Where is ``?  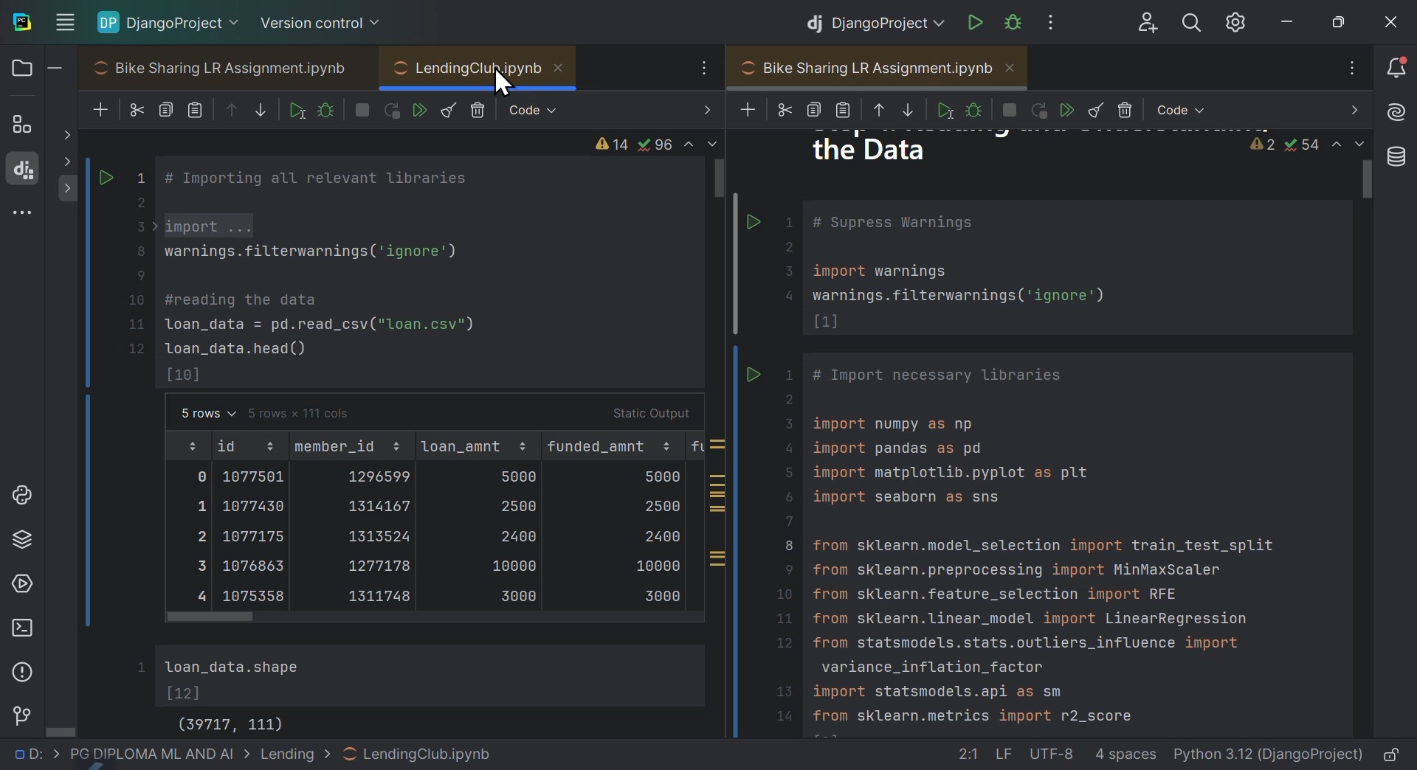
 is located at coordinates (942, 111).